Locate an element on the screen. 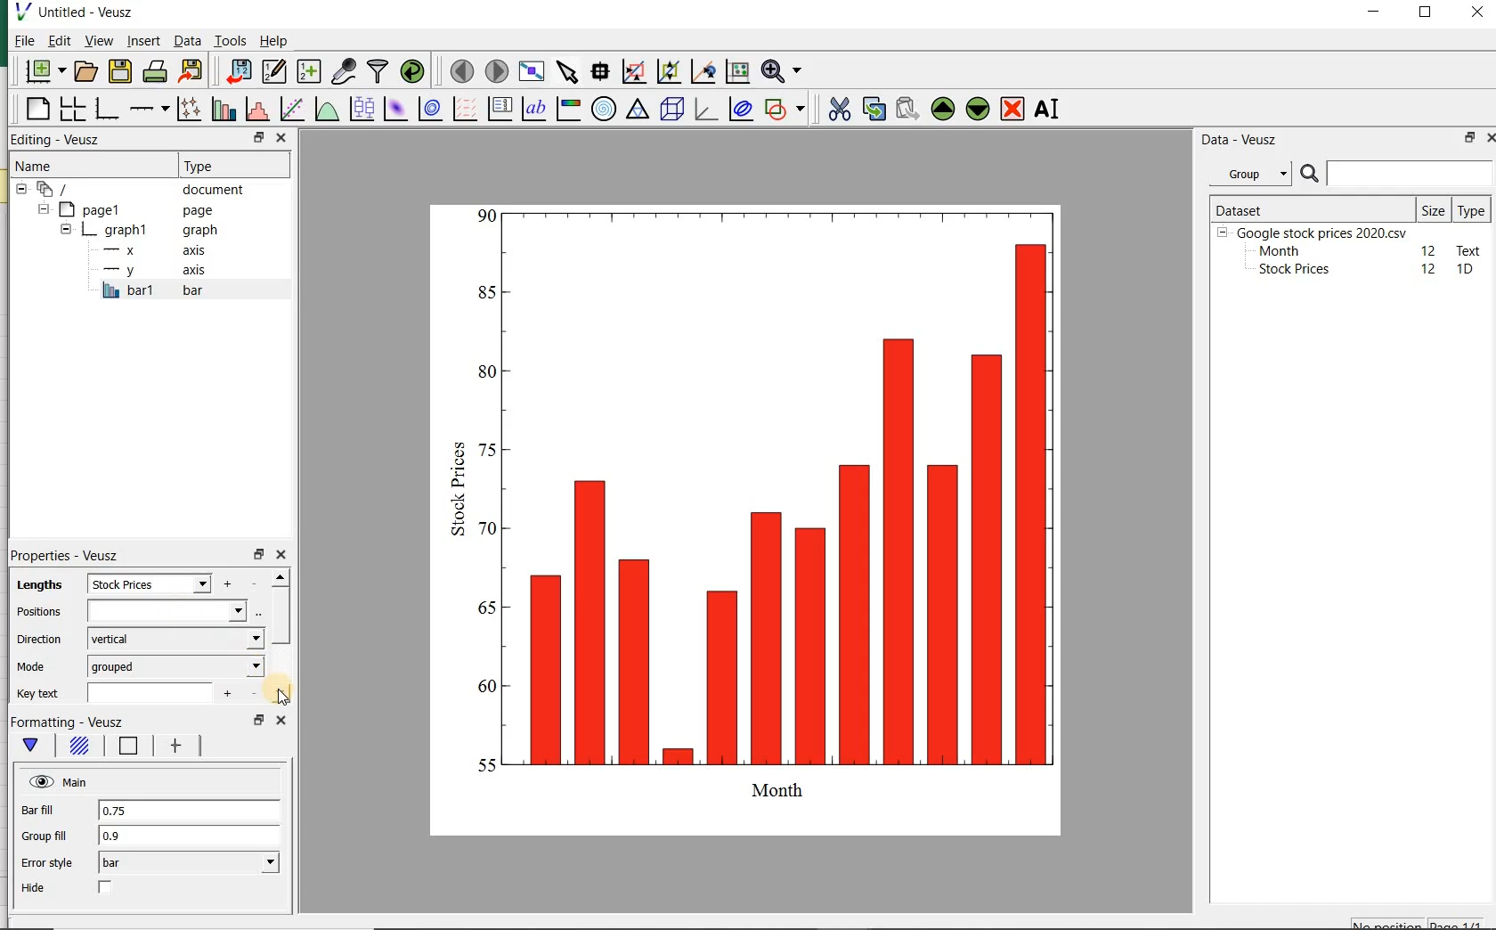 This screenshot has height=930, width=1496. close  is located at coordinates (1495, 138).